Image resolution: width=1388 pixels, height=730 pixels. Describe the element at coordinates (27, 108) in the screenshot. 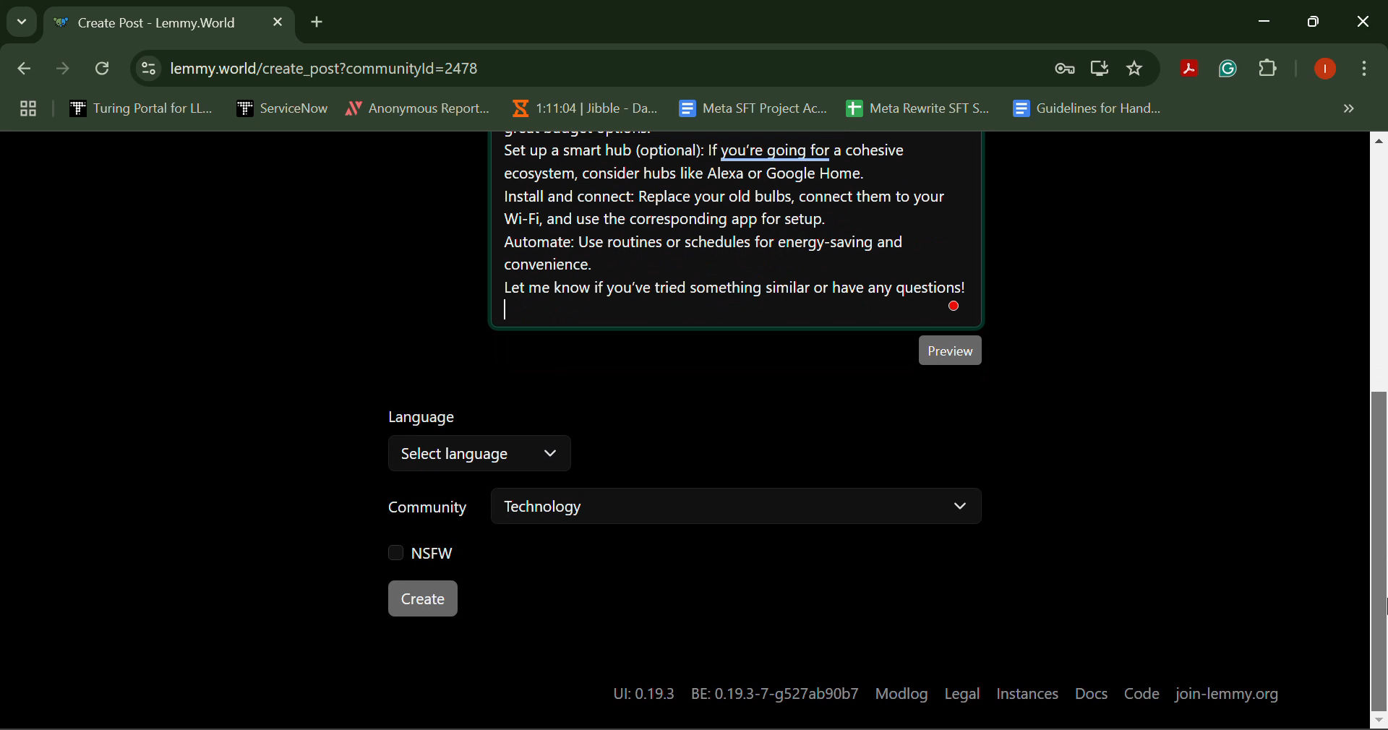

I see `Group Tabs` at that location.